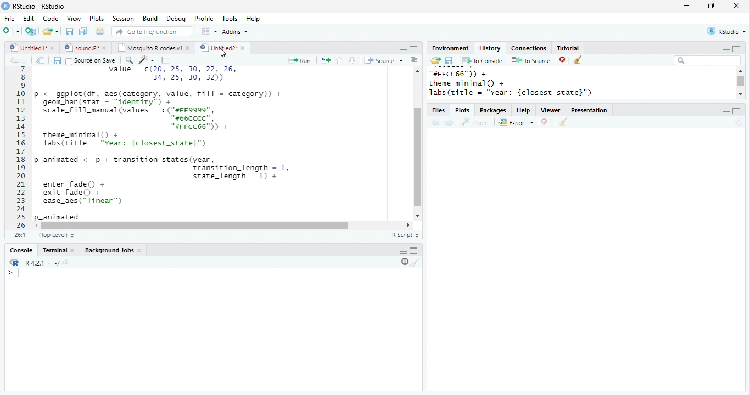 Image resolution: width=750 pixels, height=395 pixels. I want to click on minimize, so click(403, 252).